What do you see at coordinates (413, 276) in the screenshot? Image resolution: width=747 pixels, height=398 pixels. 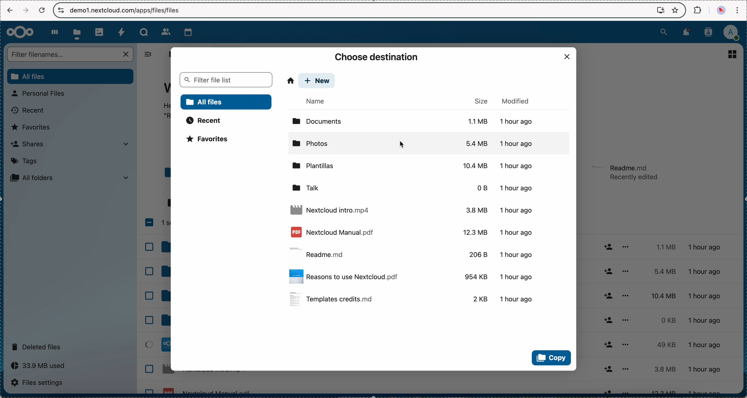 I see `file` at bounding box center [413, 276].